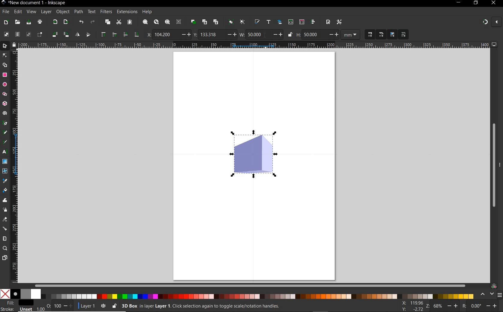 Image resolution: width=503 pixels, height=312 pixels. What do you see at coordinates (28, 22) in the screenshot?
I see `save` at bounding box center [28, 22].